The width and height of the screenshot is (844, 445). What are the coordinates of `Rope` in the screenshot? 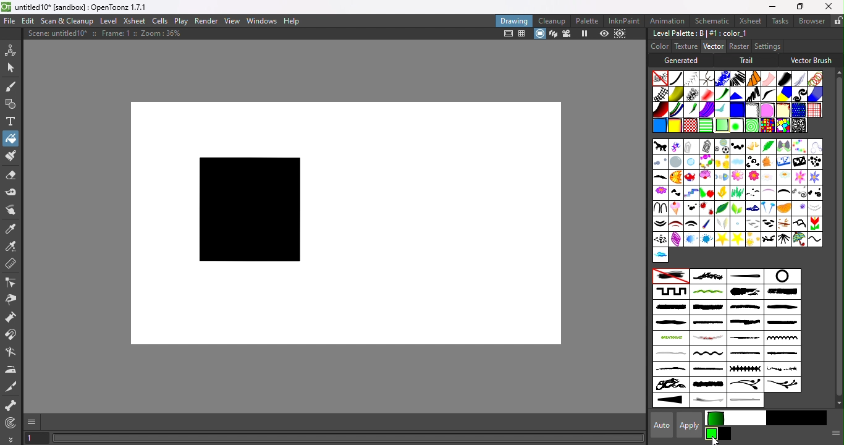 It's located at (754, 78).